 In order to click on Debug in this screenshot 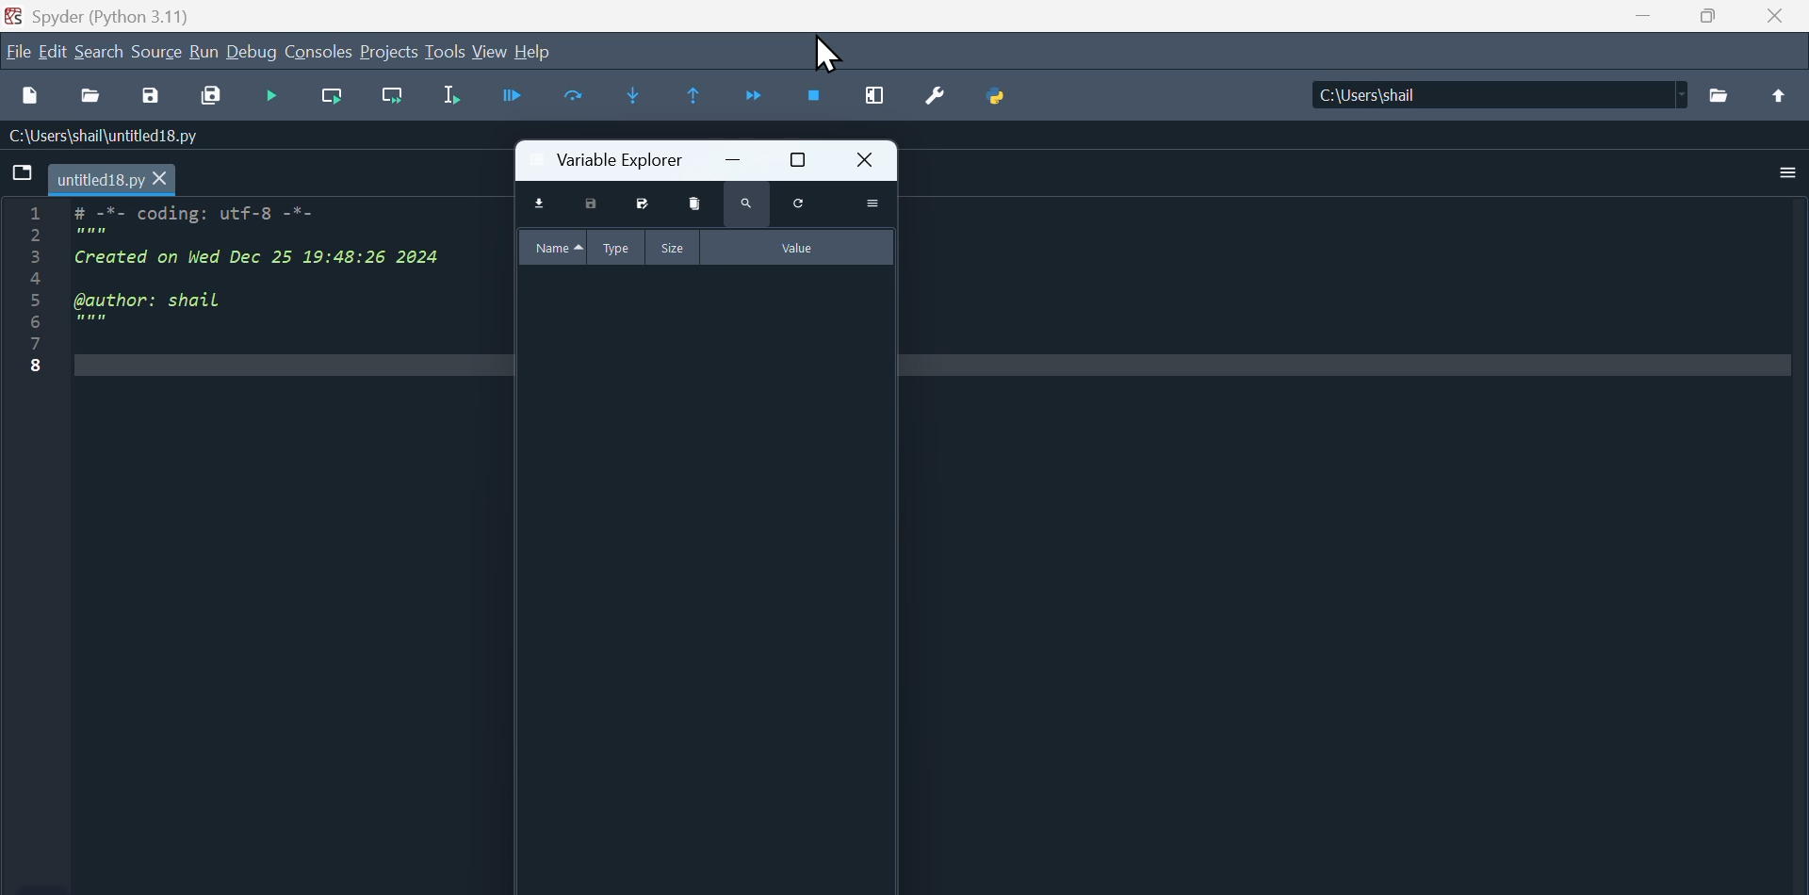, I will do `click(252, 51)`.